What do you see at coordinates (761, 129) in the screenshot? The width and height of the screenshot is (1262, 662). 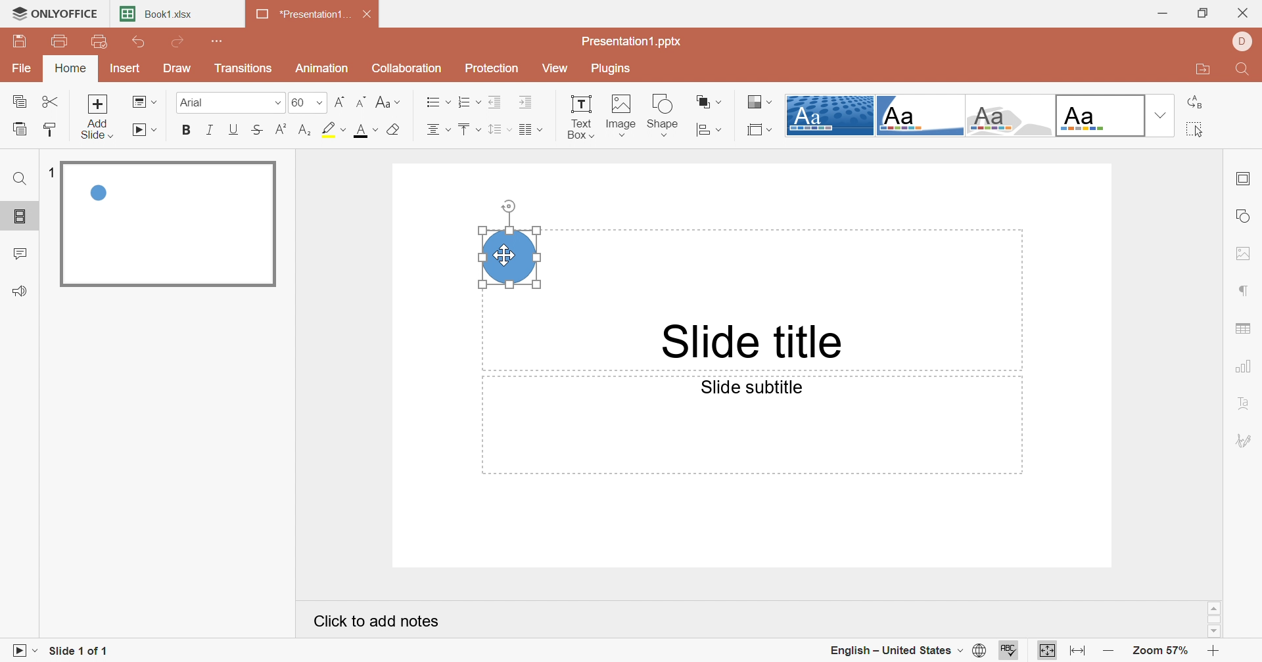 I see `Select slide size` at bounding box center [761, 129].